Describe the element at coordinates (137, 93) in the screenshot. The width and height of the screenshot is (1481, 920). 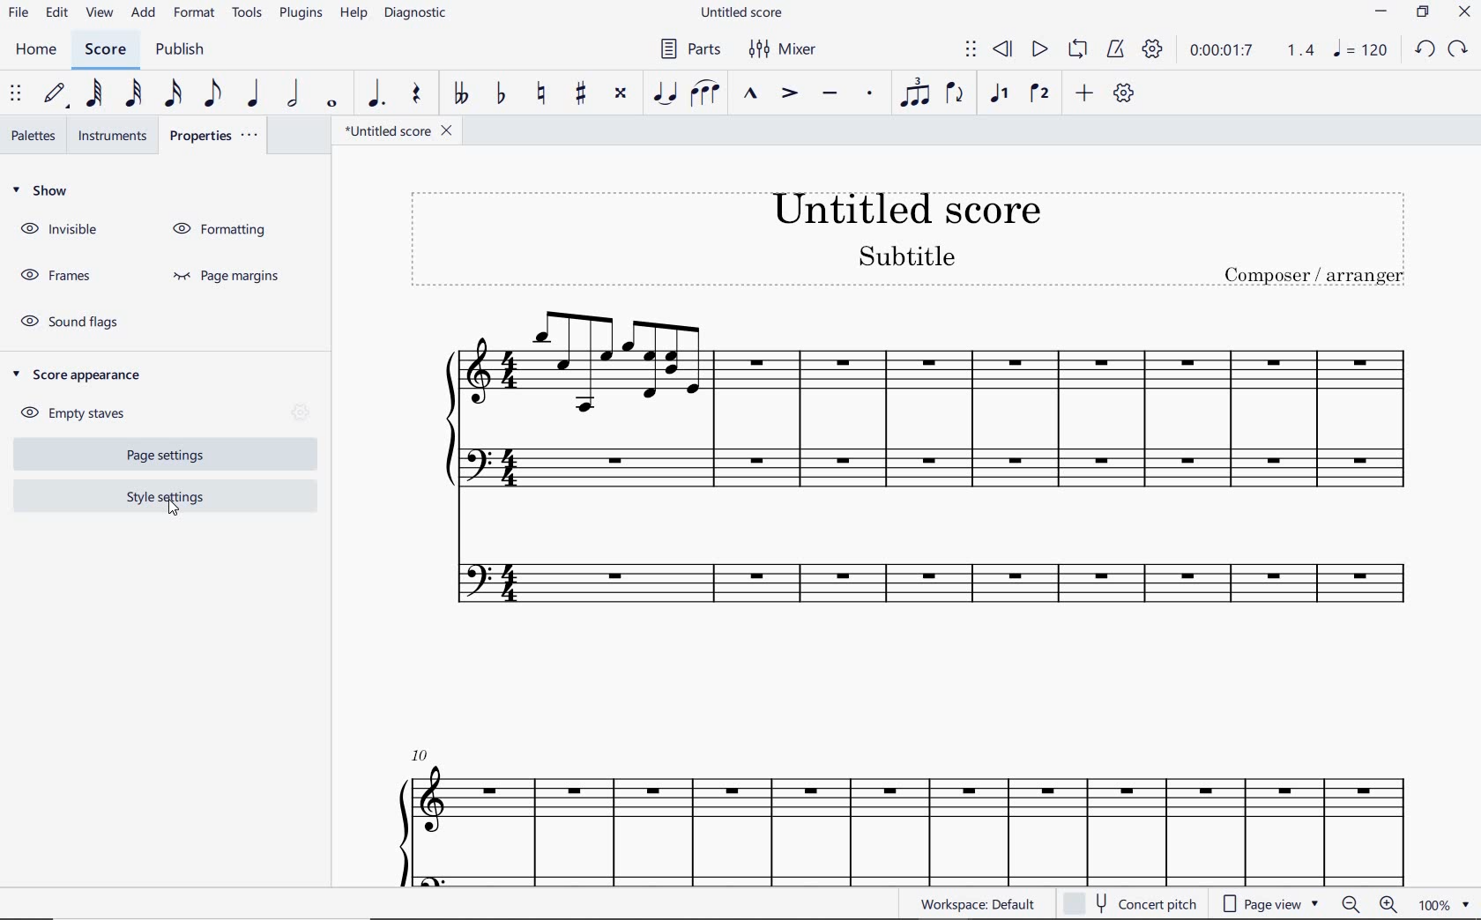
I see `32ND NOTE` at that location.